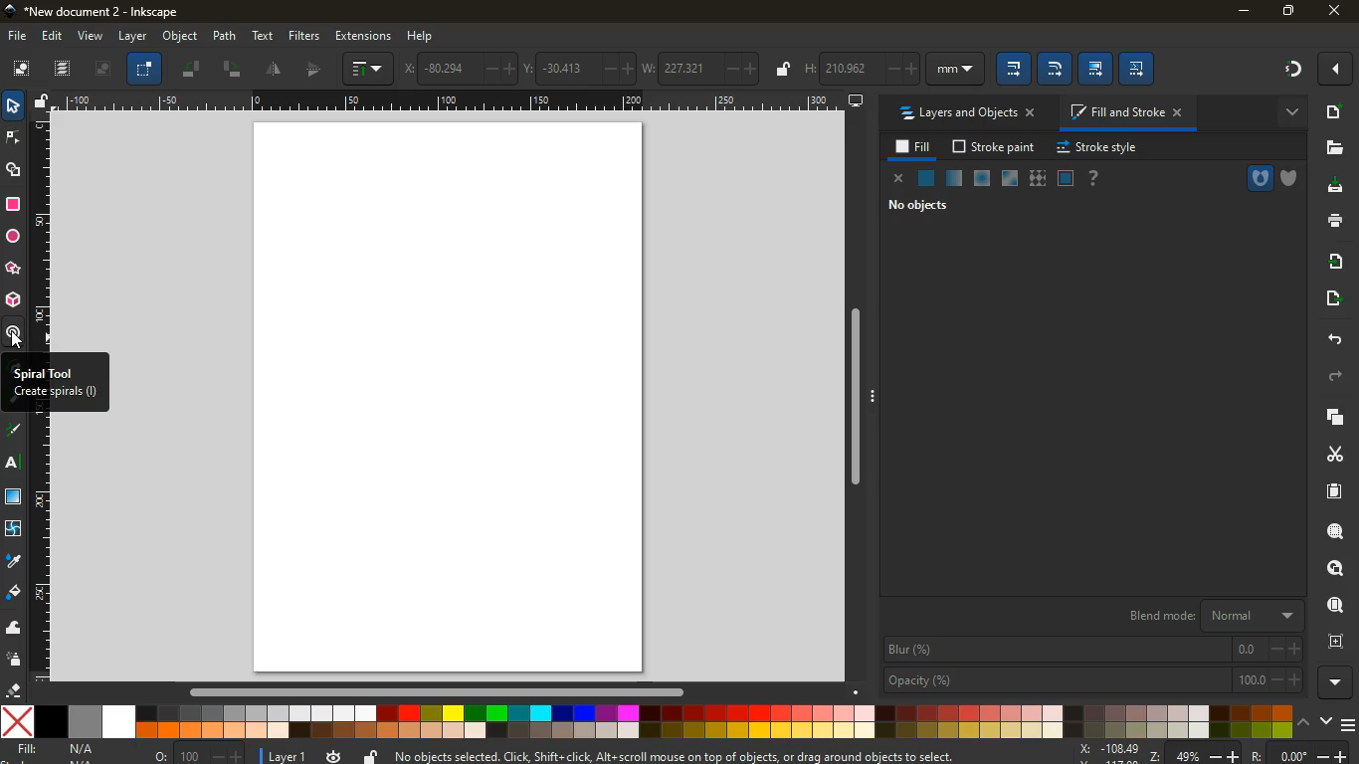 Image resolution: width=1359 pixels, height=764 pixels. I want to click on forward, so click(1340, 377).